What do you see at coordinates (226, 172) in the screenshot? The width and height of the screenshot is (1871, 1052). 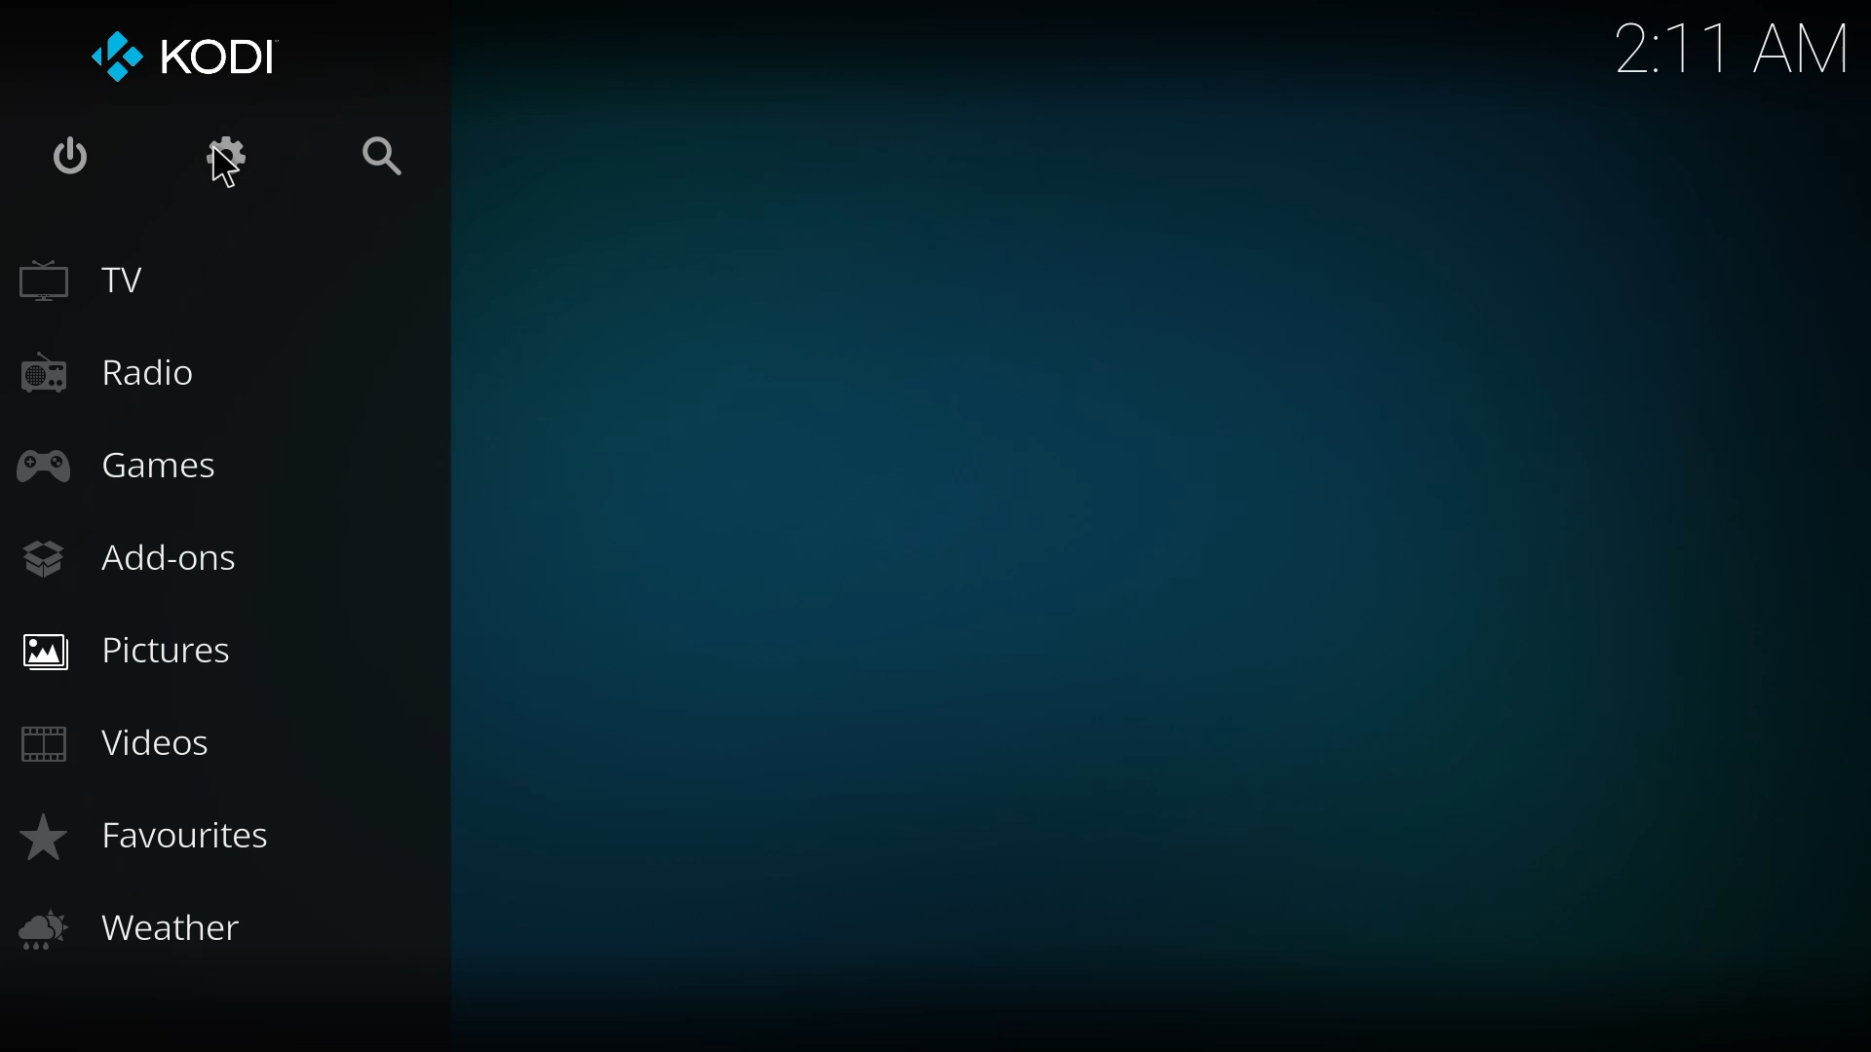 I see `cursor` at bounding box center [226, 172].